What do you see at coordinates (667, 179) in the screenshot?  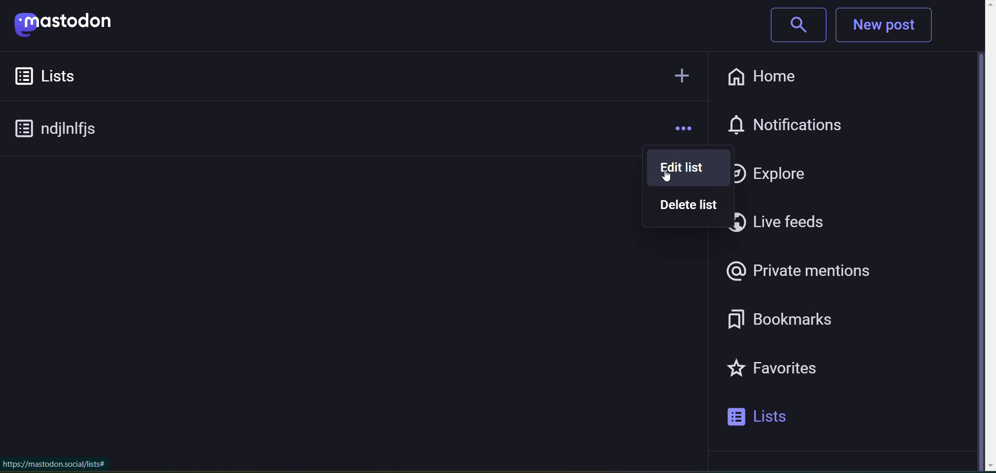 I see `cursor` at bounding box center [667, 179].